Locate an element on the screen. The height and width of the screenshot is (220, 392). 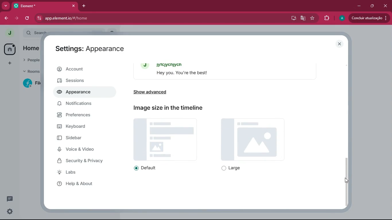
add tab is located at coordinates (85, 7).